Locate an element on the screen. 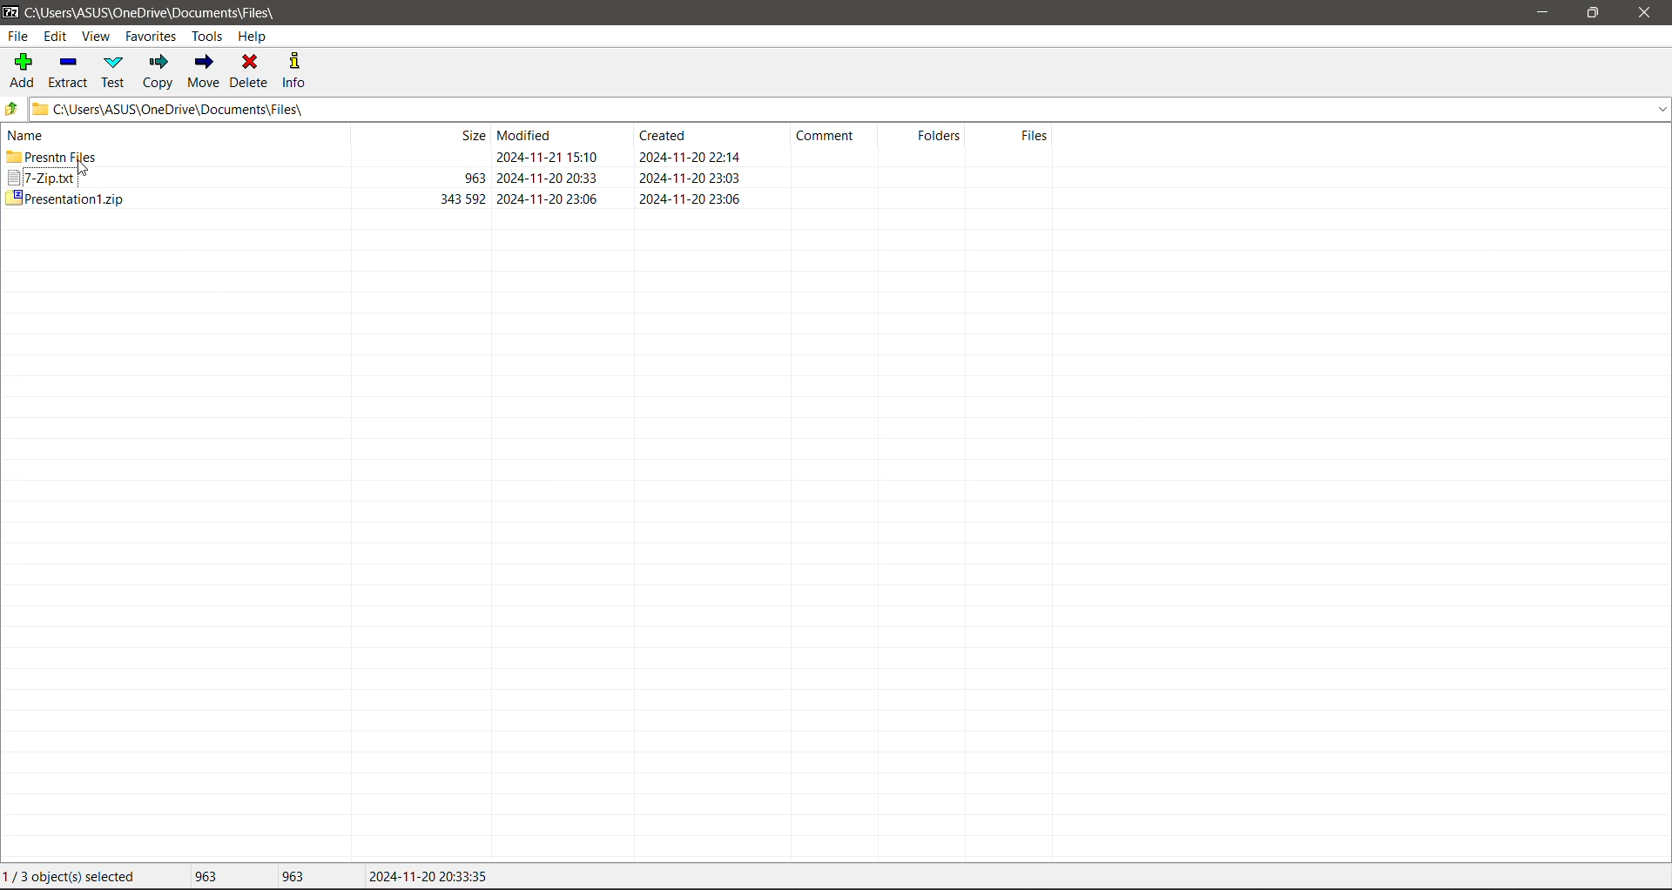 This screenshot has width=1672, height=890. Destination Folder where the file is copied to is located at coordinates (529, 157).